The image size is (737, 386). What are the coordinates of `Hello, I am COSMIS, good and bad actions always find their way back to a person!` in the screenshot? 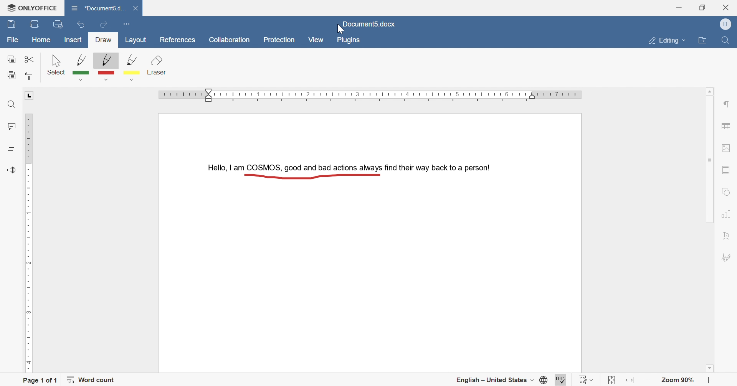 It's located at (347, 166).